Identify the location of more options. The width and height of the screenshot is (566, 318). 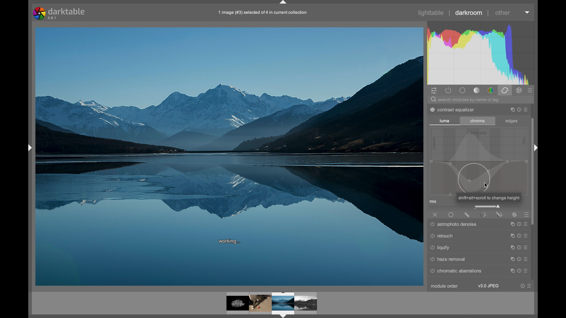
(518, 236).